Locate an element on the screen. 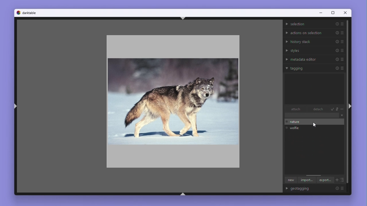 This screenshot has width=367, height=206. Detach is located at coordinates (317, 110).